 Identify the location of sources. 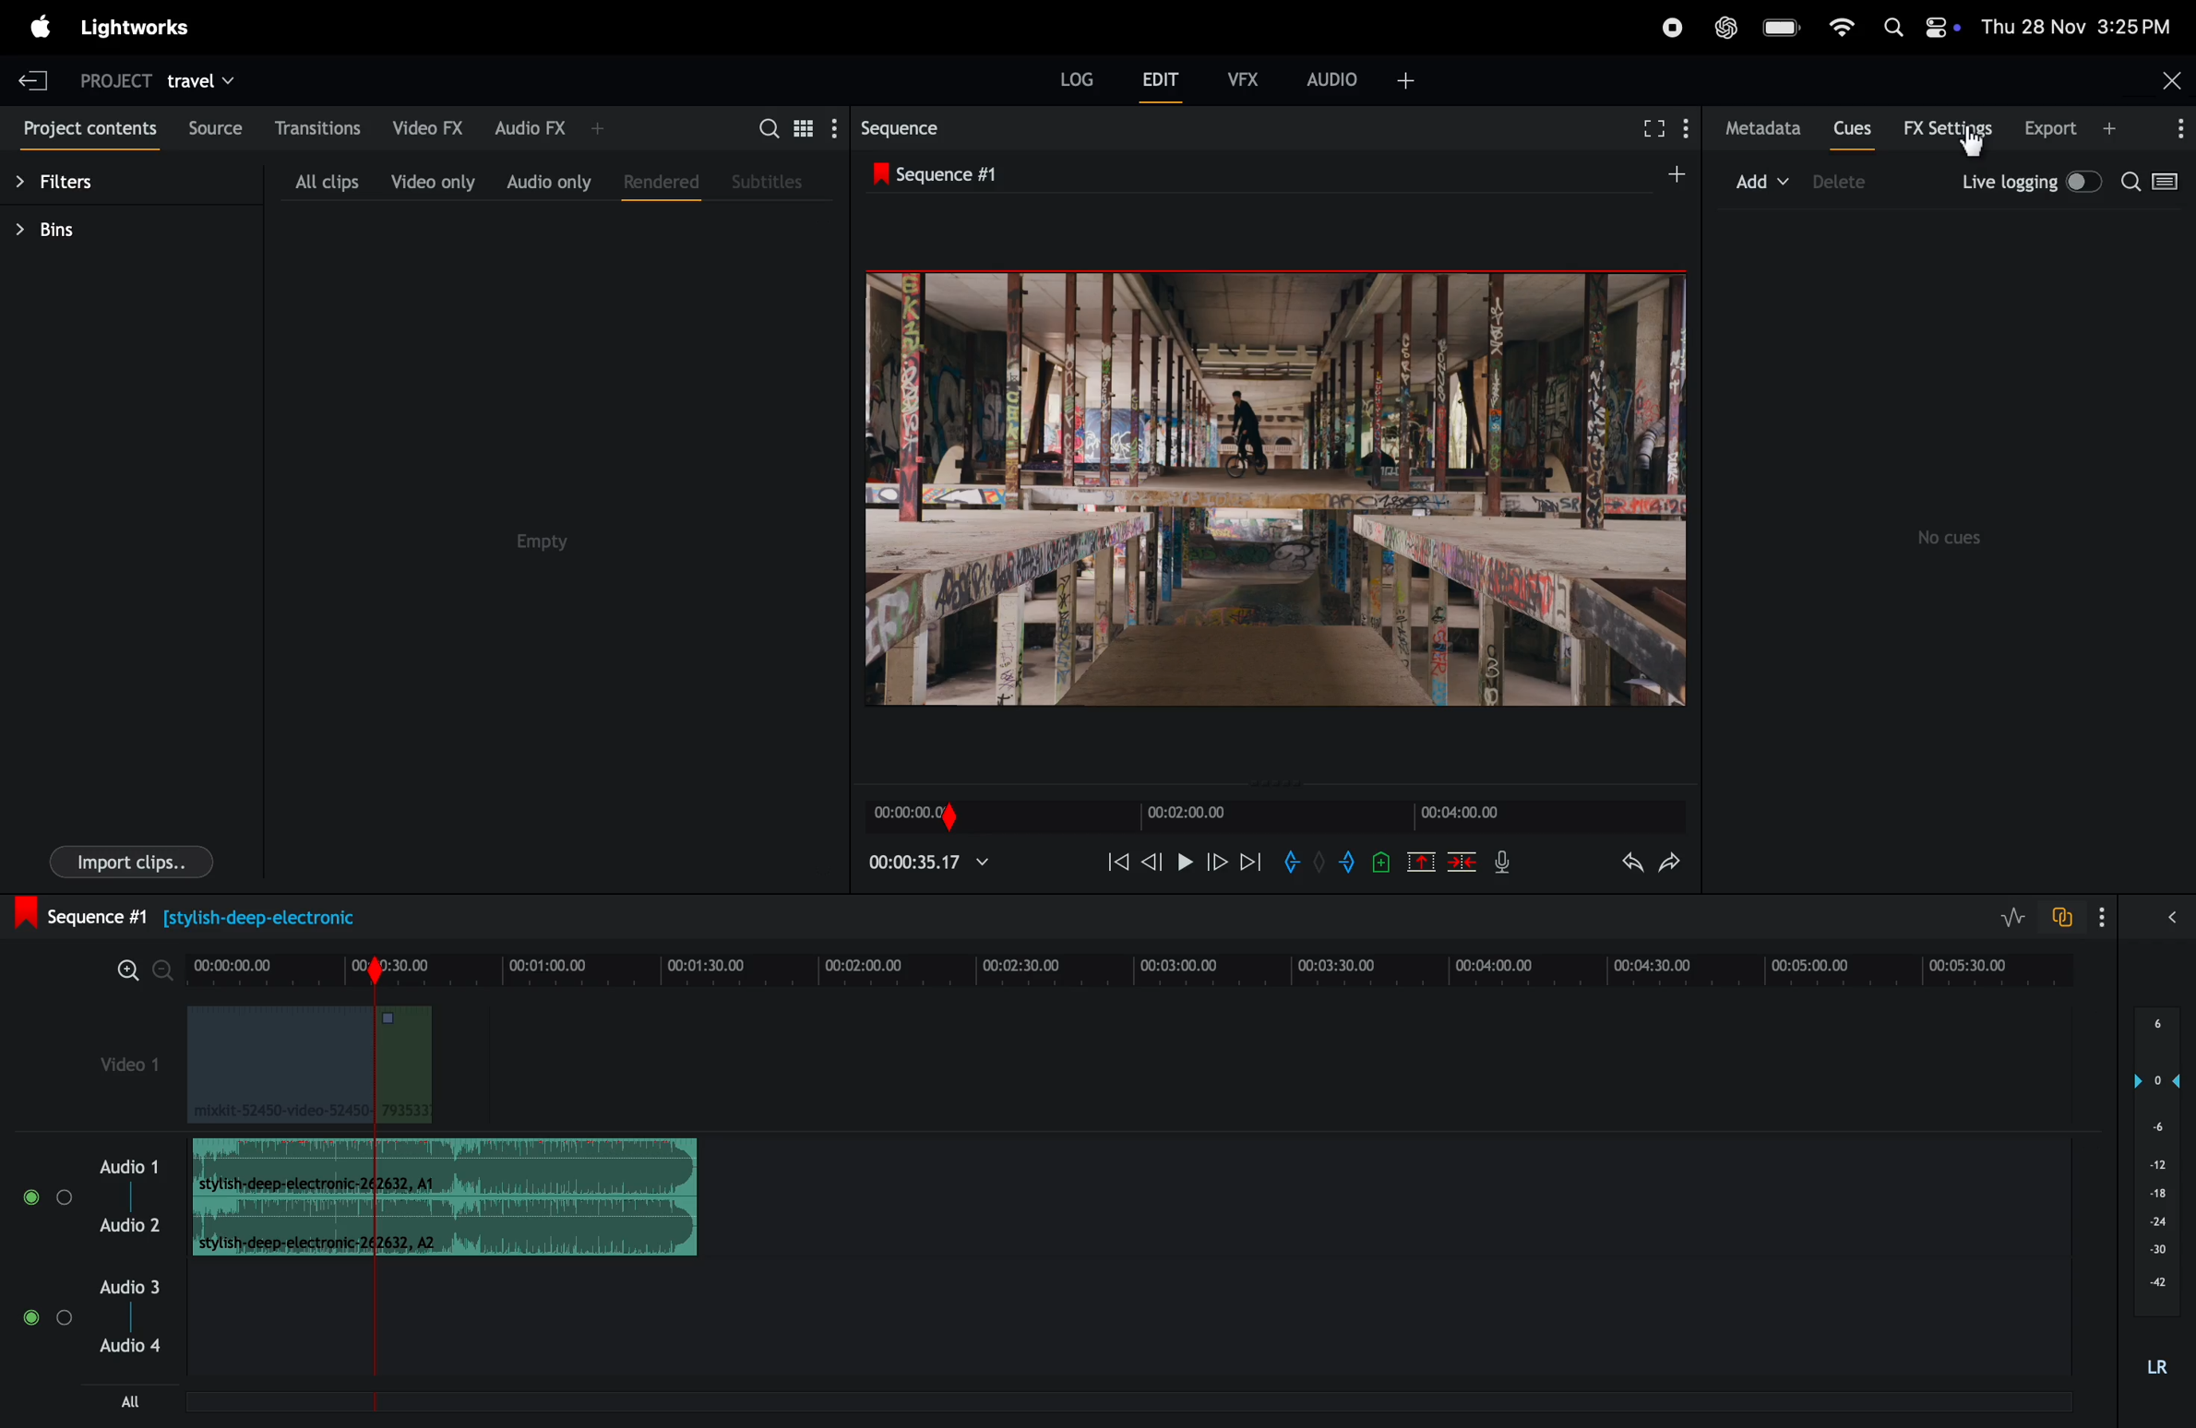
(218, 128).